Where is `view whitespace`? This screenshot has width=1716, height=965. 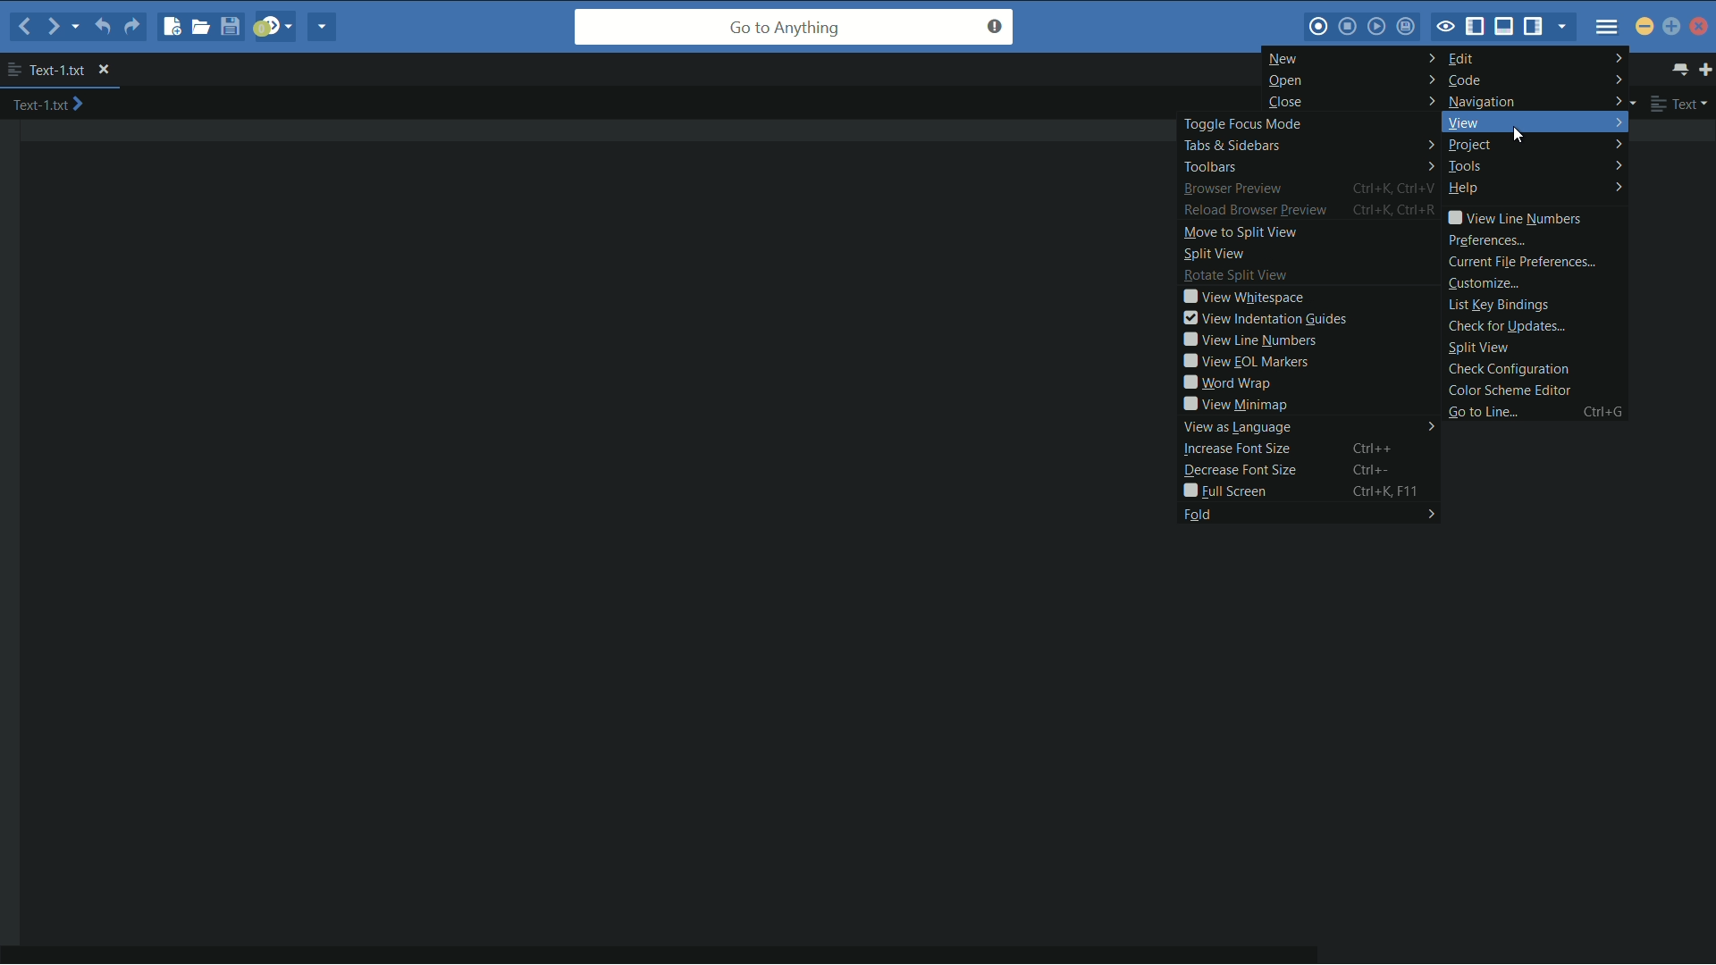 view whitespace is located at coordinates (1243, 298).